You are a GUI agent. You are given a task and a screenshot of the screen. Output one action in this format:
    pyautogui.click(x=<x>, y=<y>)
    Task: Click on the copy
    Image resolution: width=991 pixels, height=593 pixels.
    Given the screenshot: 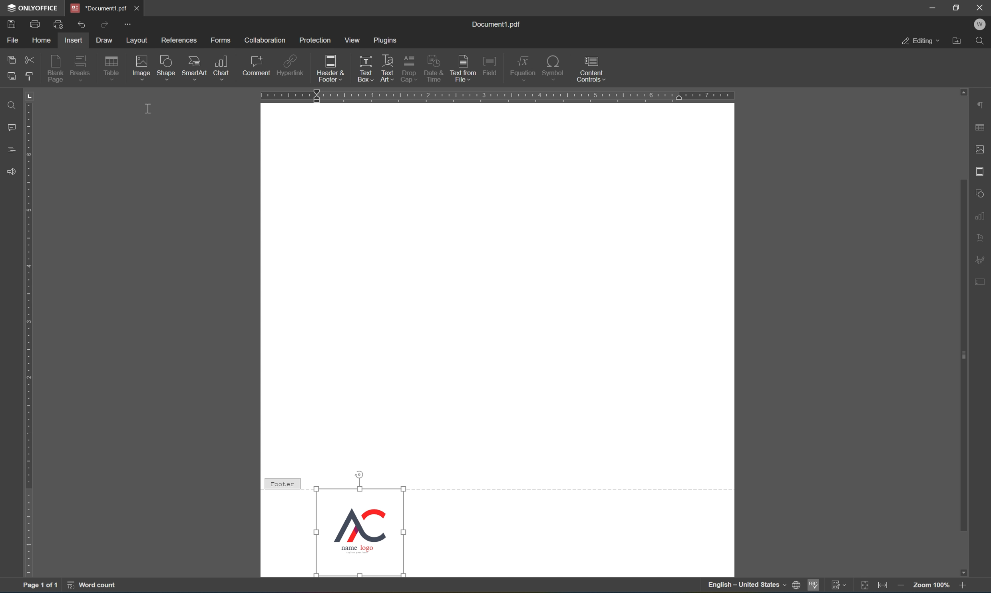 What is the action you would take?
    pyautogui.click(x=13, y=60)
    